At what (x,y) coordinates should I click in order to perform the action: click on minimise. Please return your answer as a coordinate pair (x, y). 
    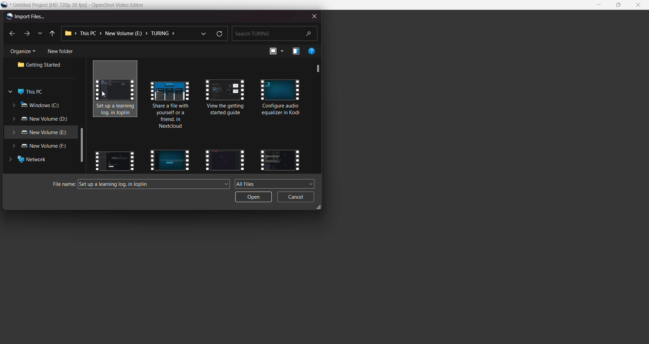
    Looking at the image, I should click on (599, 5).